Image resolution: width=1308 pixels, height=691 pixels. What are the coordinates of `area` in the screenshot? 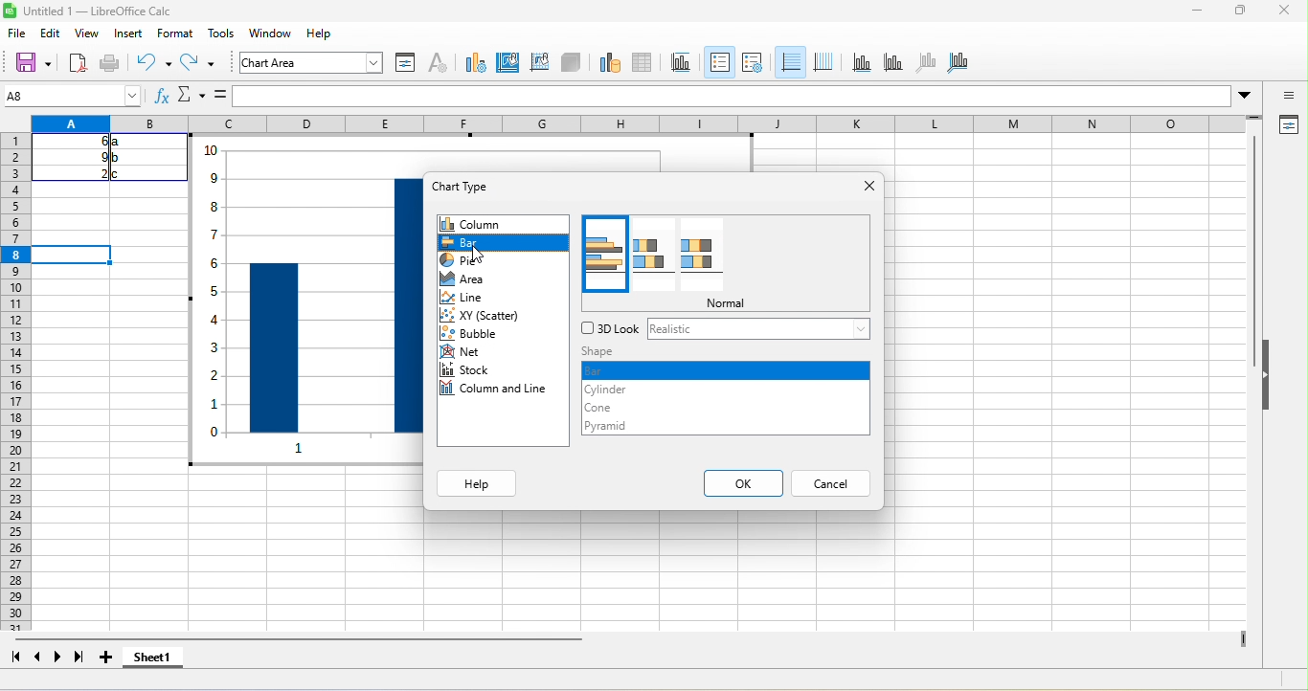 It's located at (474, 279).